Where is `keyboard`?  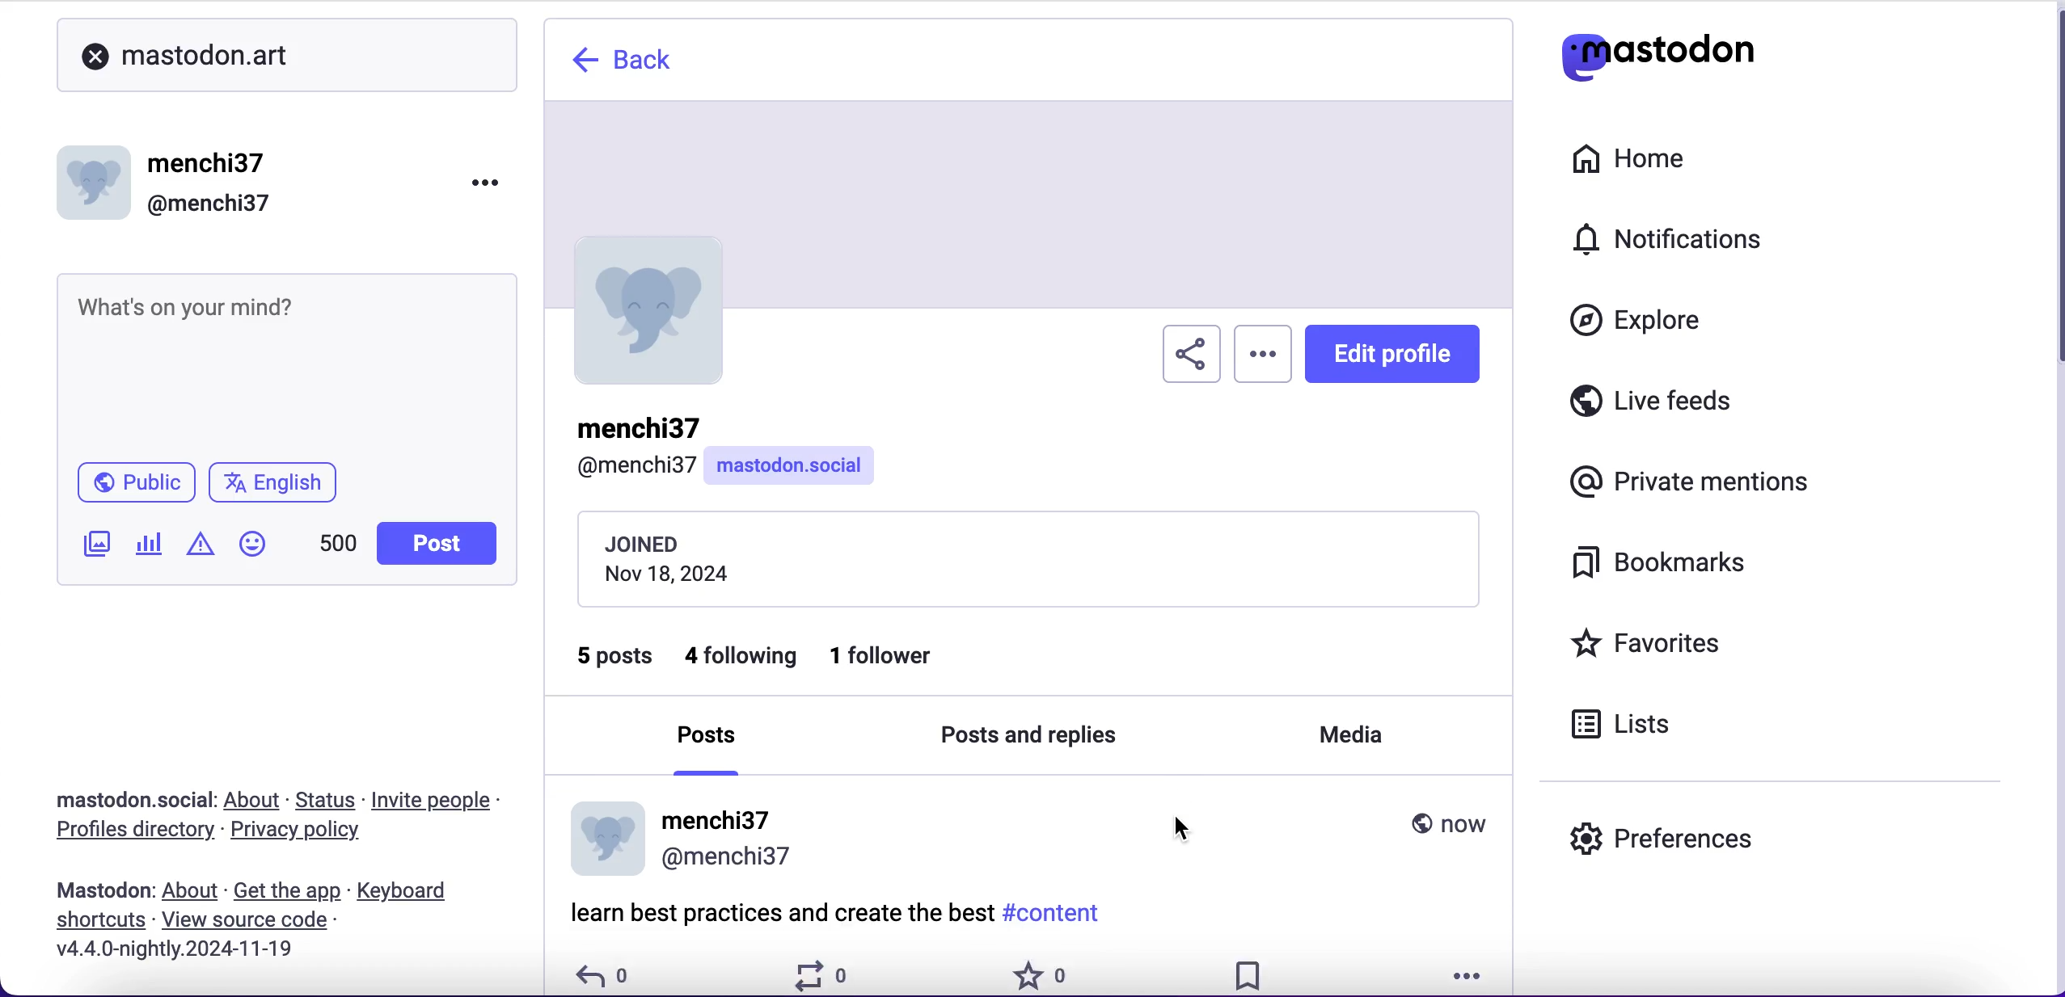 keyboard is located at coordinates (408, 892).